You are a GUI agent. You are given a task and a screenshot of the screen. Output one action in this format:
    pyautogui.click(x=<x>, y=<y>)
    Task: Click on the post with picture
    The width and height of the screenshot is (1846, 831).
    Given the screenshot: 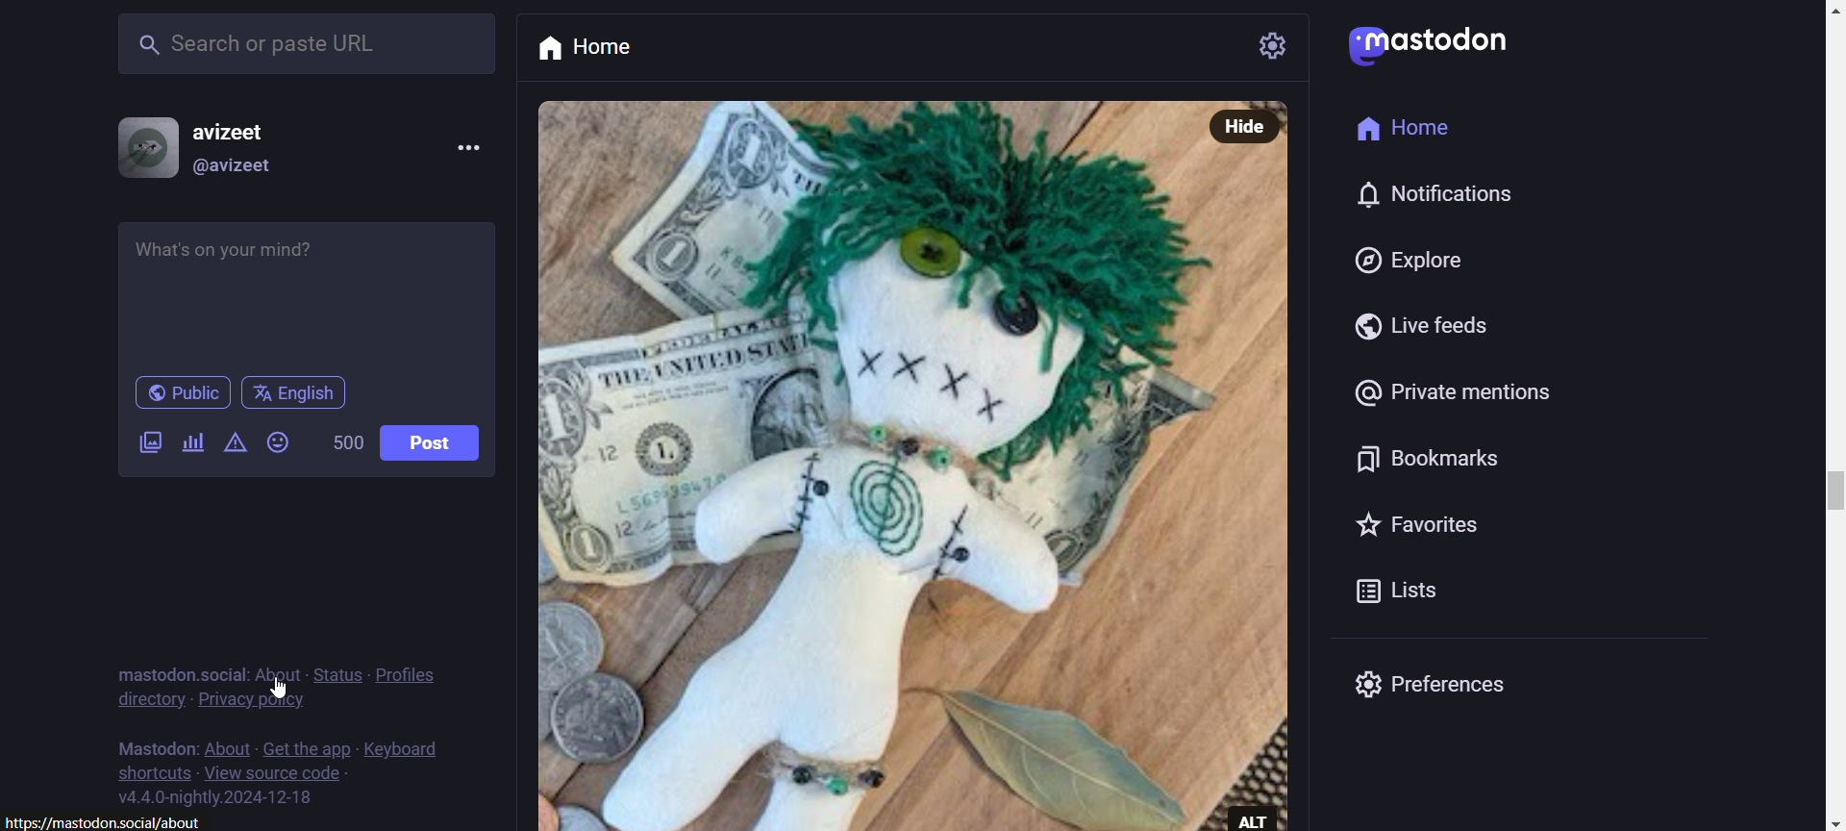 What is the action you would take?
    pyautogui.click(x=867, y=466)
    